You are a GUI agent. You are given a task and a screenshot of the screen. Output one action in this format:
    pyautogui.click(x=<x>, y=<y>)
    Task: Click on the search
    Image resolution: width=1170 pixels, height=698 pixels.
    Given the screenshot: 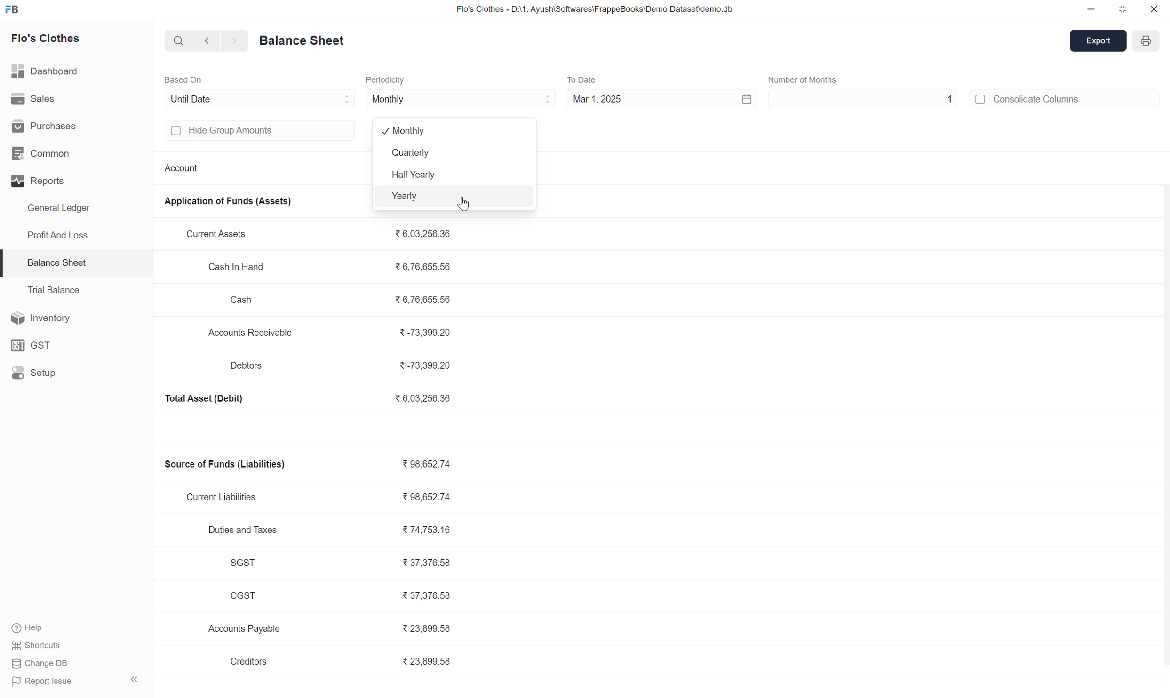 What is the action you would take?
    pyautogui.click(x=176, y=41)
    